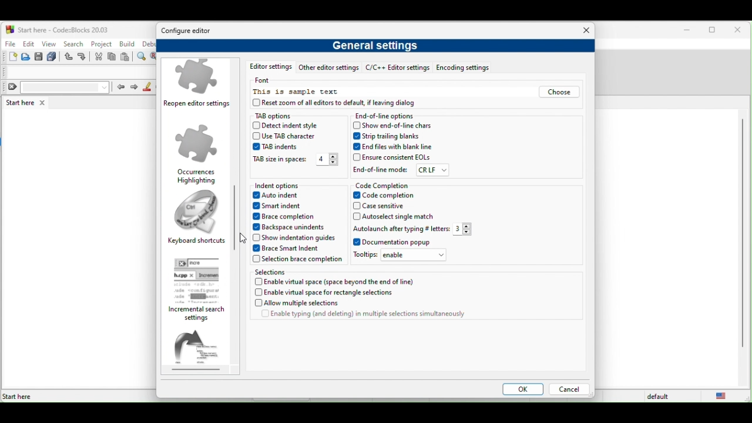  What do you see at coordinates (468, 68) in the screenshot?
I see `encoding settings` at bounding box center [468, 68].